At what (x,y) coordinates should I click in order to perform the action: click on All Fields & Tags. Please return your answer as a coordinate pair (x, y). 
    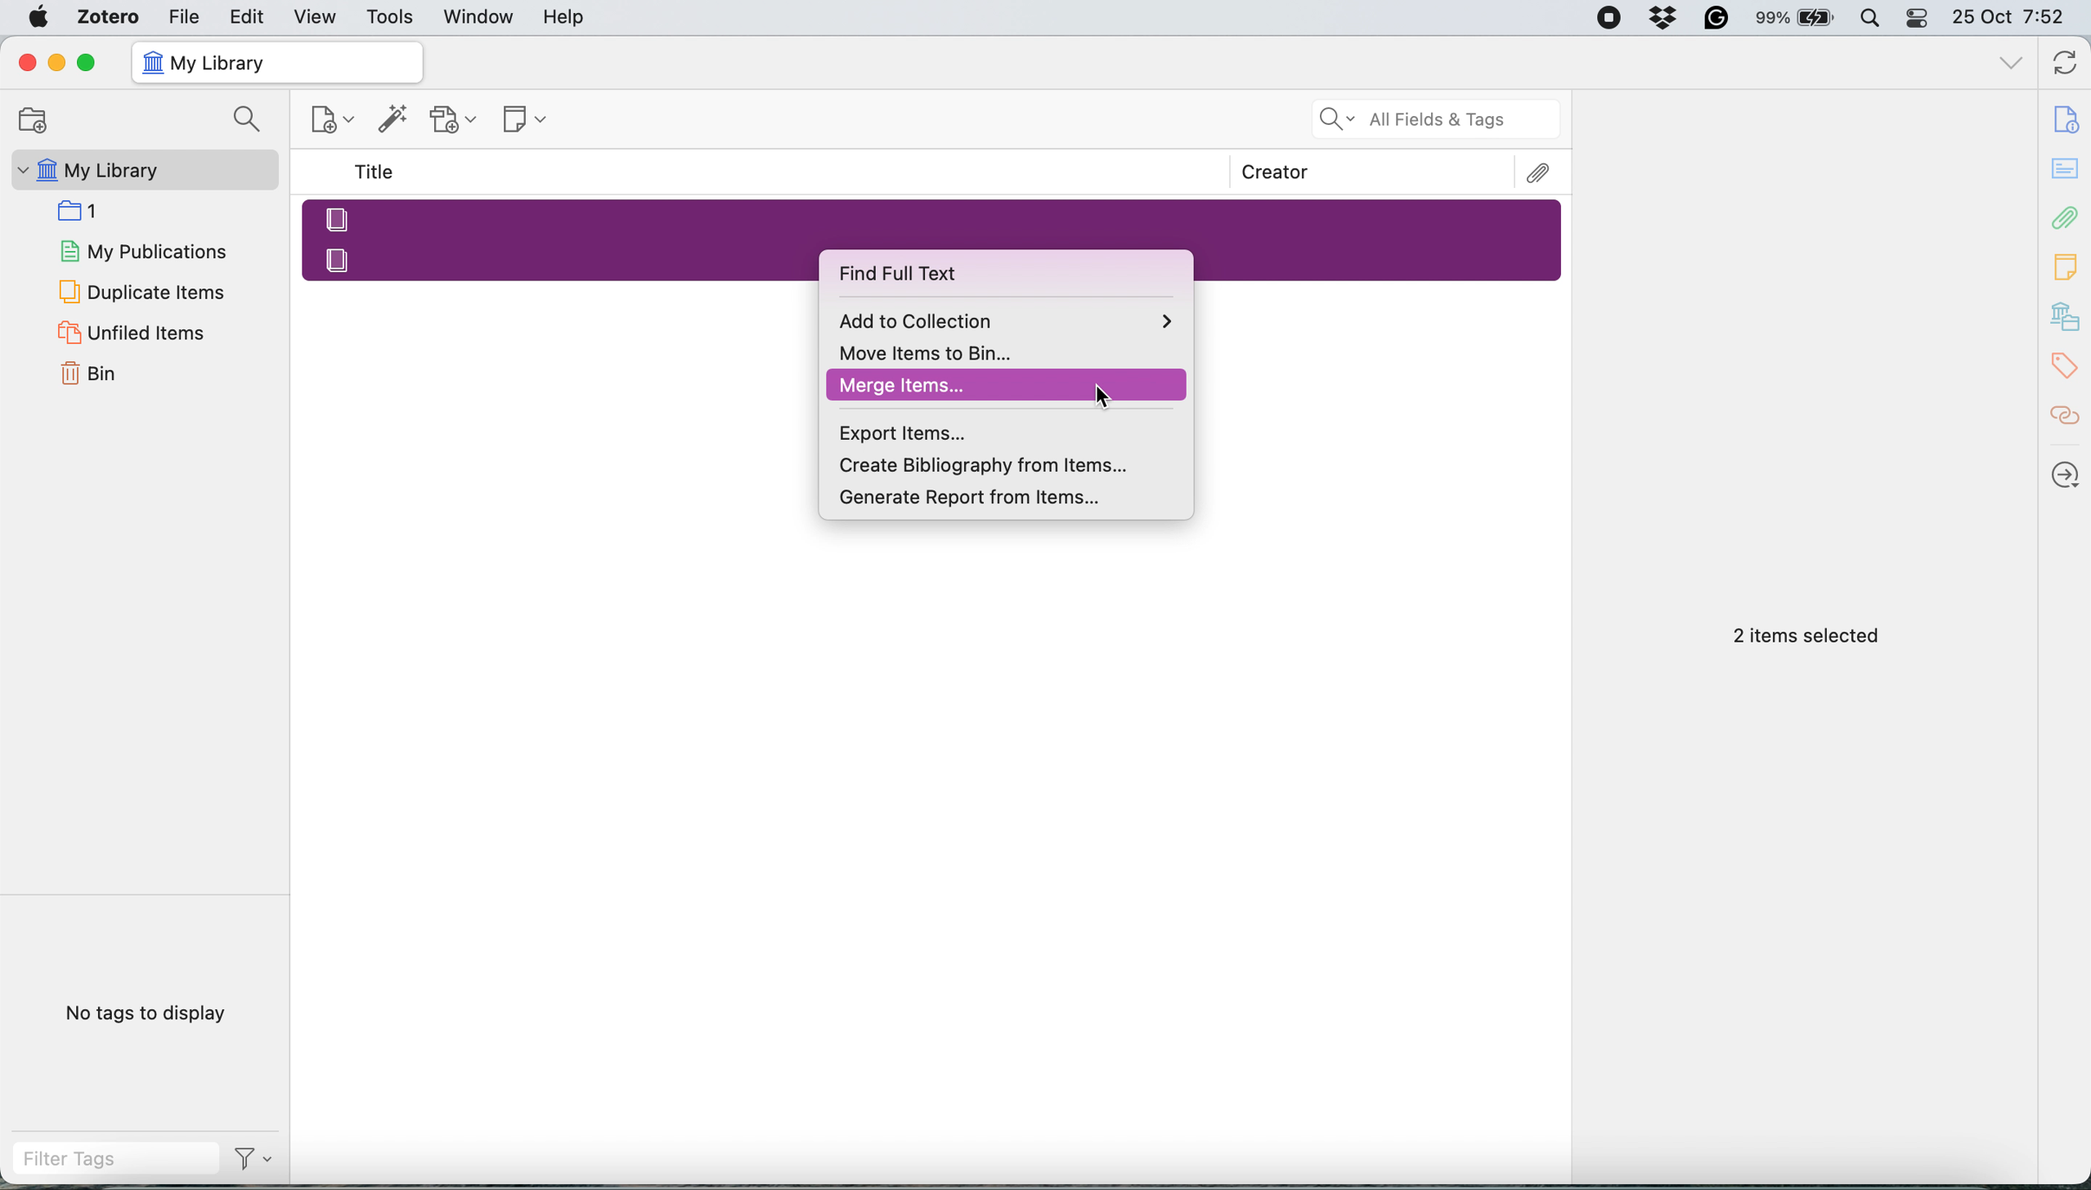
    Looking at the image, I should click on (1438, 119).